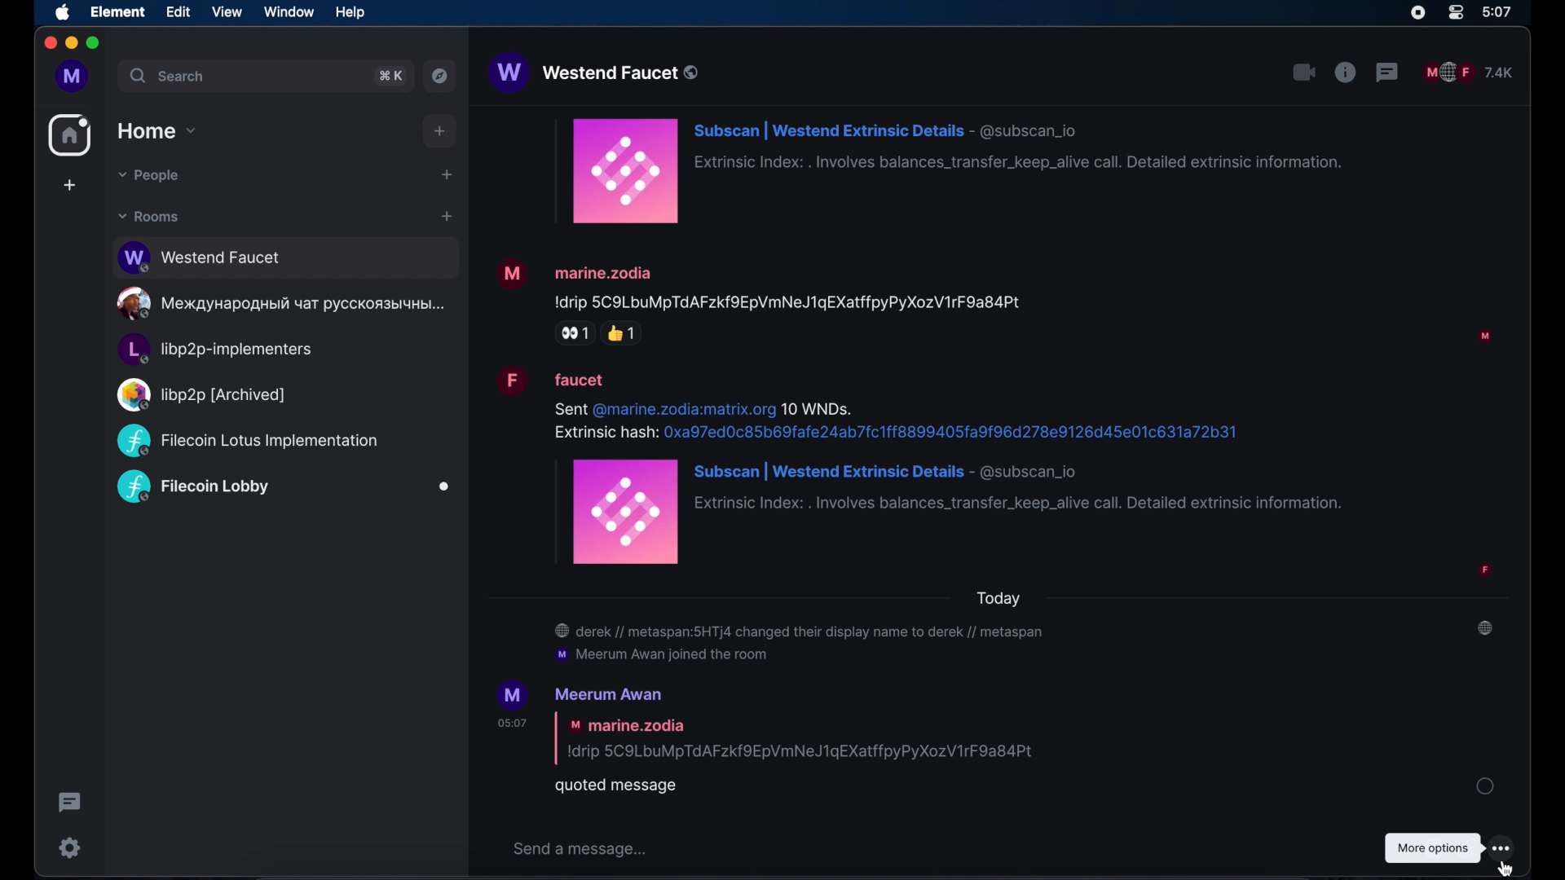 Image resolution: width=1565 pixels, height=880 pixels. What do you see at coordinates (1417, 13) in the screenshot?
I see `screen recorder icon` at bounding box center [1417, 13].